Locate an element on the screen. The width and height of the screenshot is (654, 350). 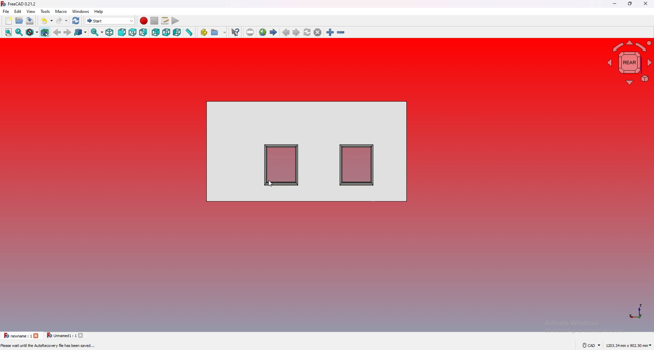
undo is located at coordinates (47, 20).